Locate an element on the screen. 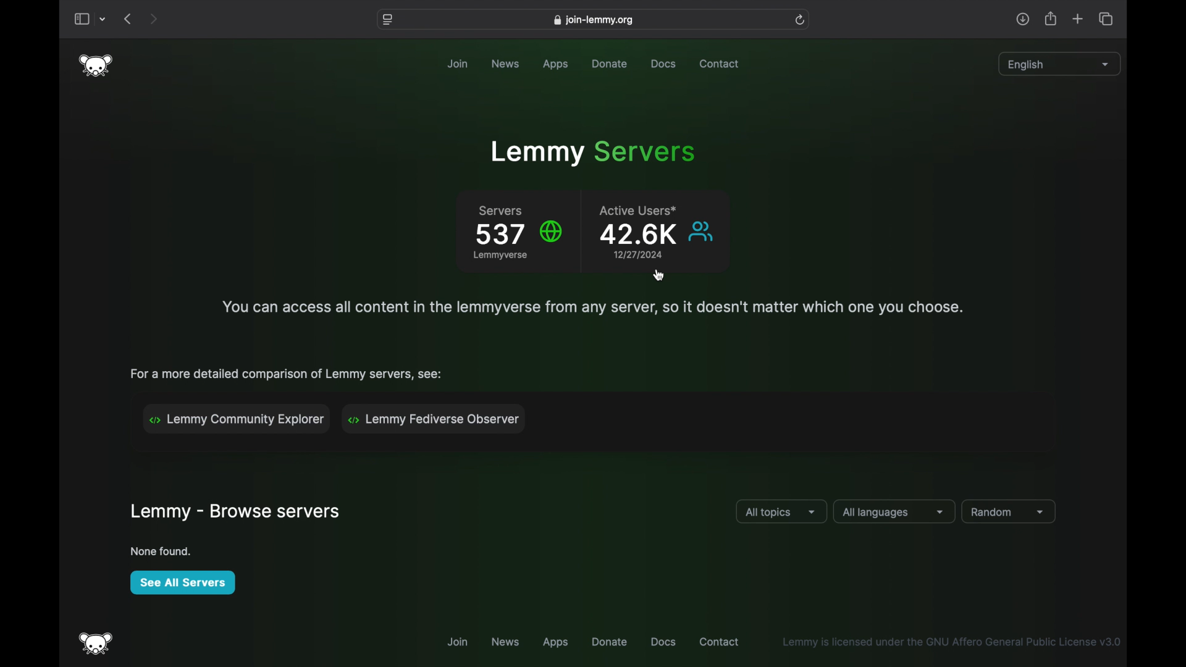 The height and width of the screenshot is (667, 1186). dropdown is located at coordinates (103, 20).